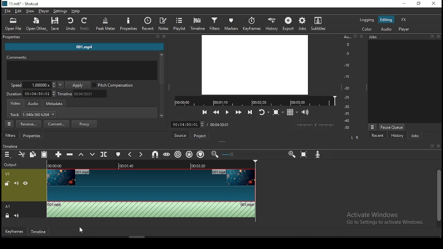  Describe the element at coordinates (8, 174) in the screenshot. I see `v1` at that location.